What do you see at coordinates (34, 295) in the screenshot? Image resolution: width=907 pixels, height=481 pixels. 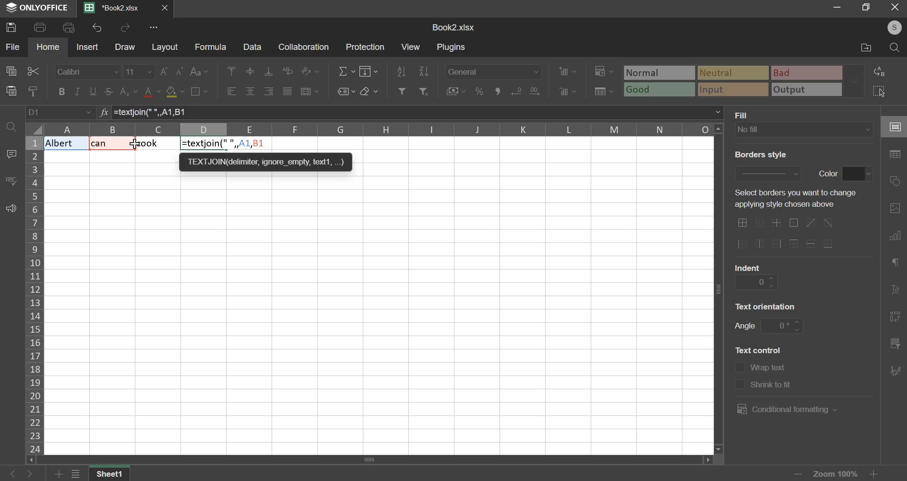 I see `column` at bounding box center [34, 295].